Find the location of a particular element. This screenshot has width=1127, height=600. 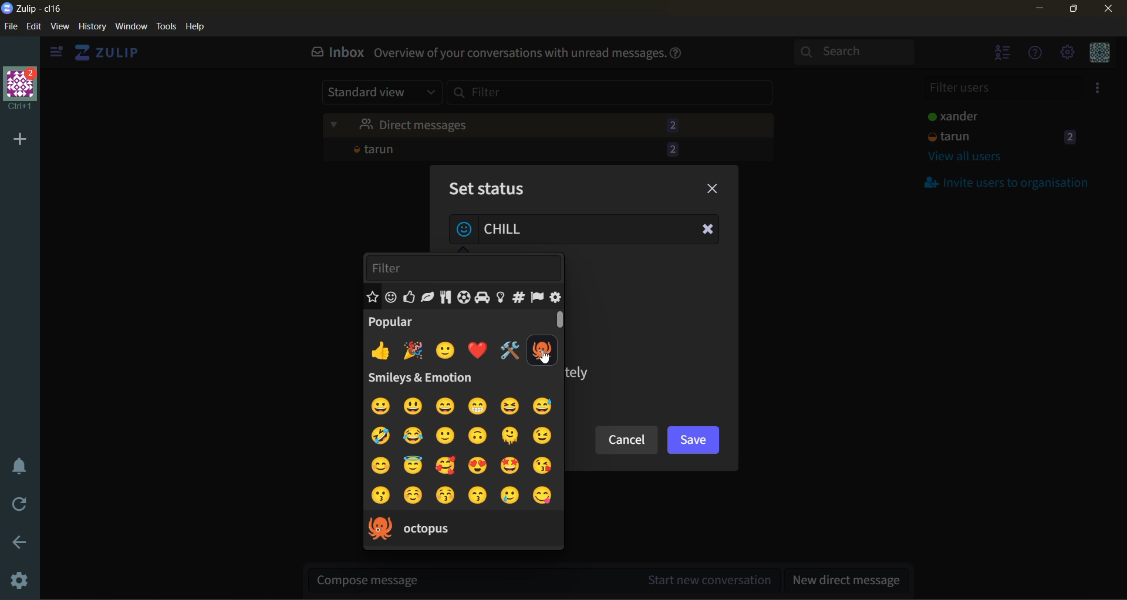

emoji is located at coordinates (427, 297).